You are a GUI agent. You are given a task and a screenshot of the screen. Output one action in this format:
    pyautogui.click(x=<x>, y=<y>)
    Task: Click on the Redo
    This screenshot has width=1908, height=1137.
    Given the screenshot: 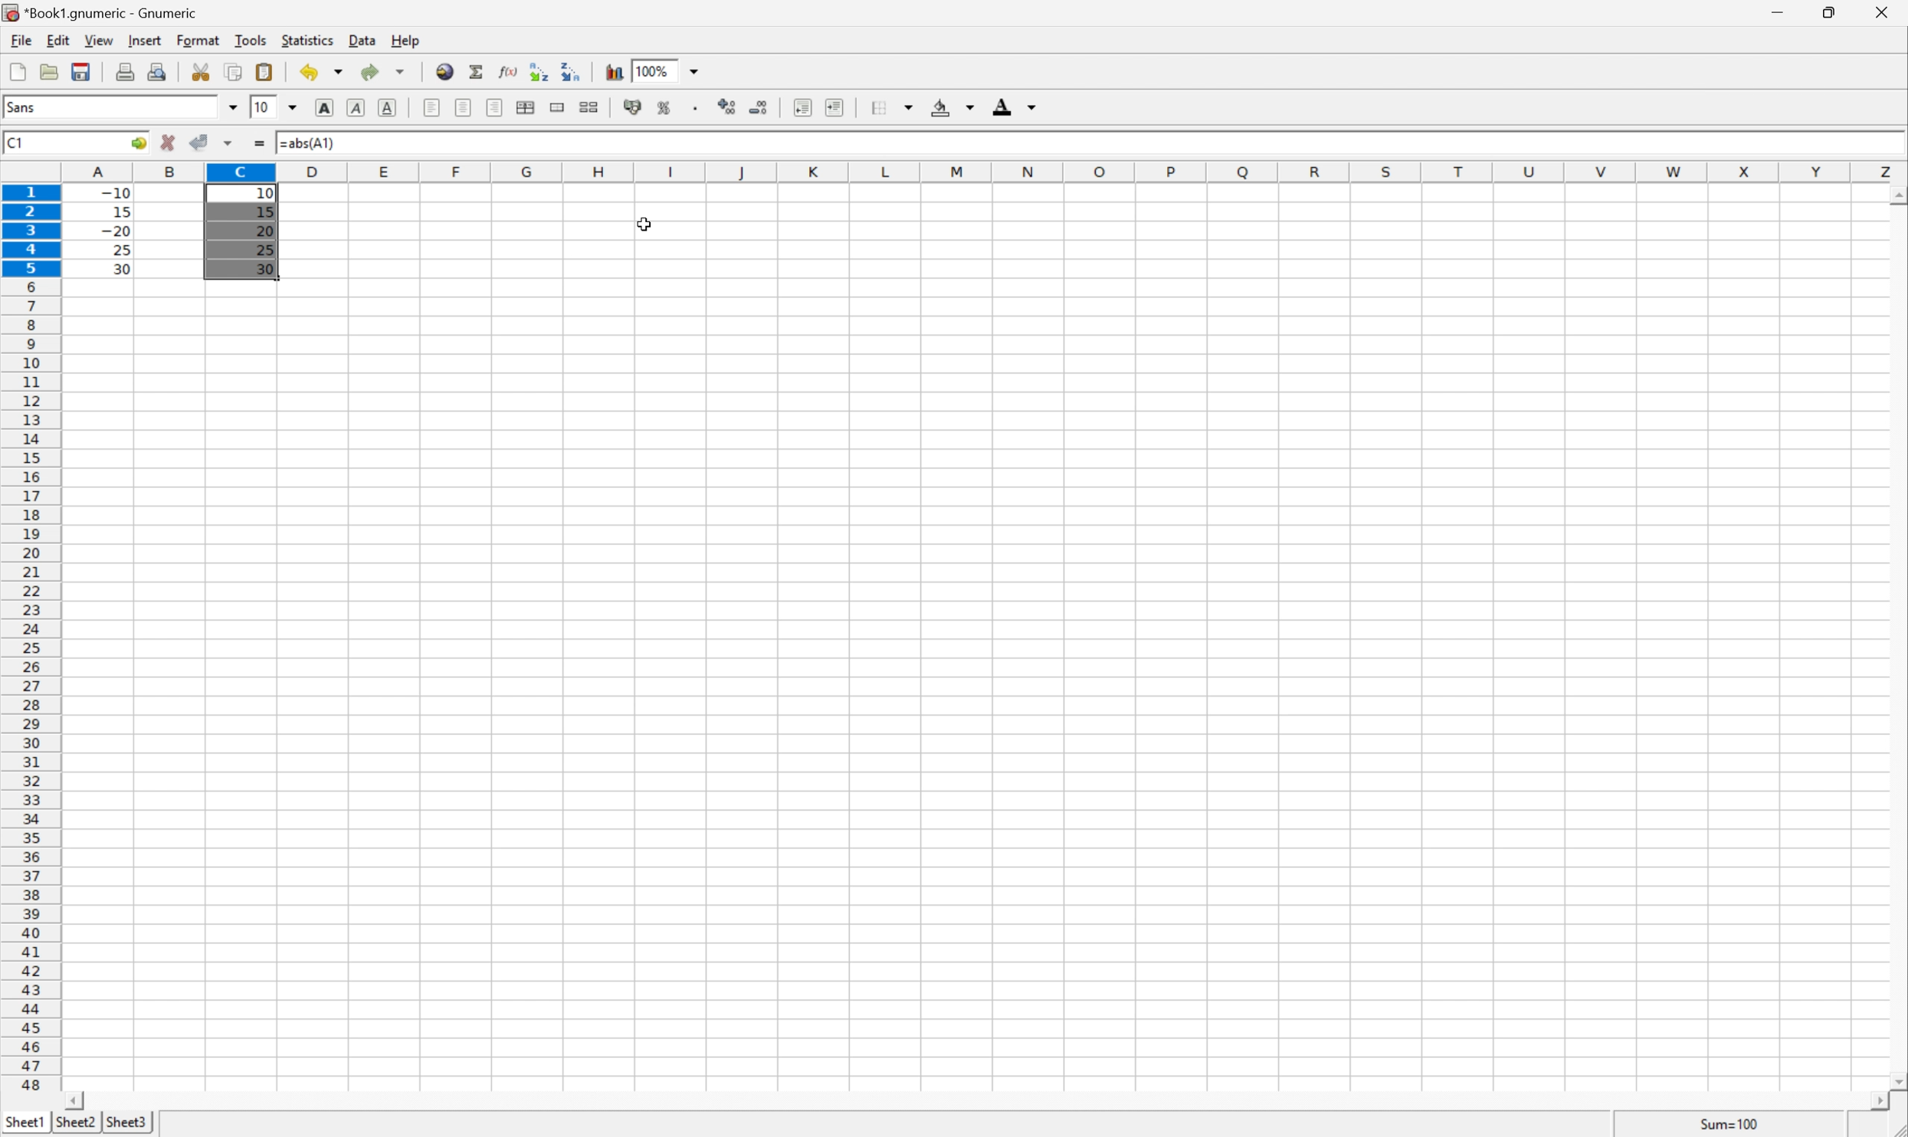 What is the action you would take?
    pyautogui.click(x=385, y=73)
    